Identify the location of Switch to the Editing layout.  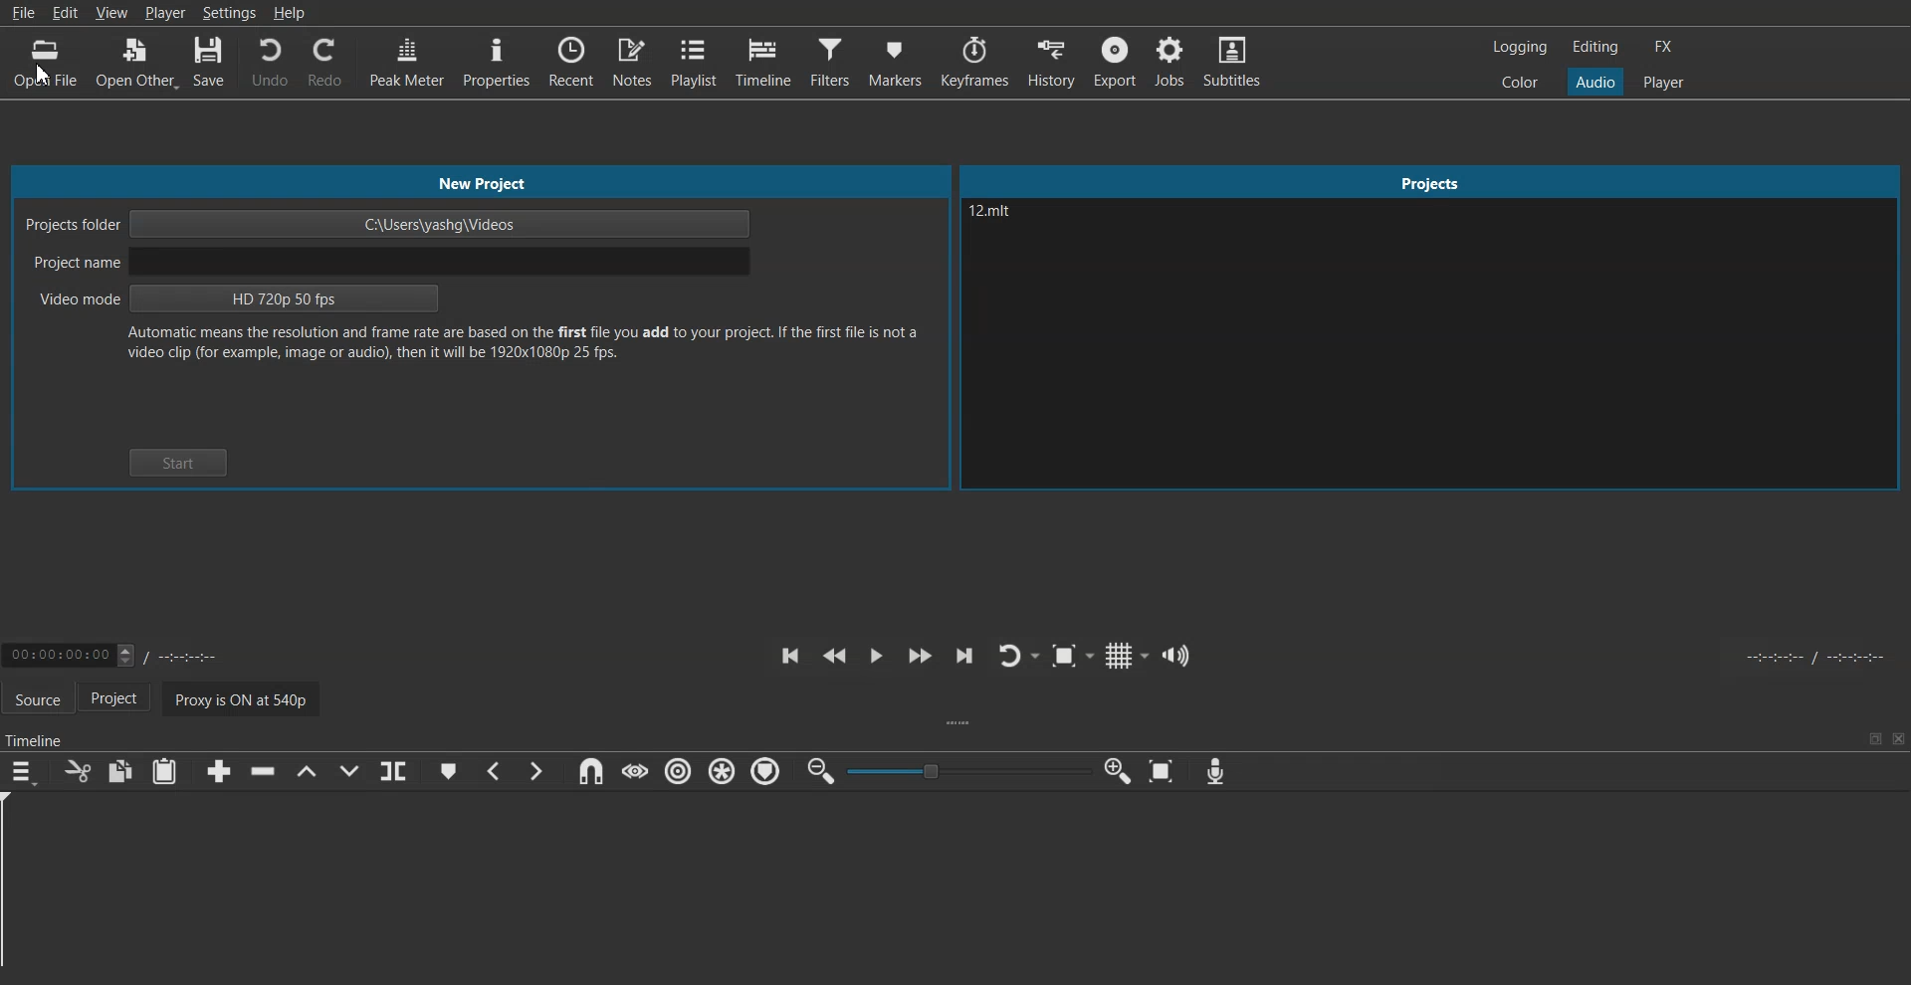
(1595, 46).